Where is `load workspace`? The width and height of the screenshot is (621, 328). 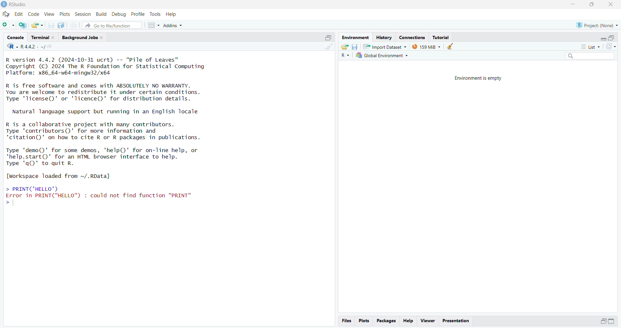
load workspace is located at coordinates (344, 46).